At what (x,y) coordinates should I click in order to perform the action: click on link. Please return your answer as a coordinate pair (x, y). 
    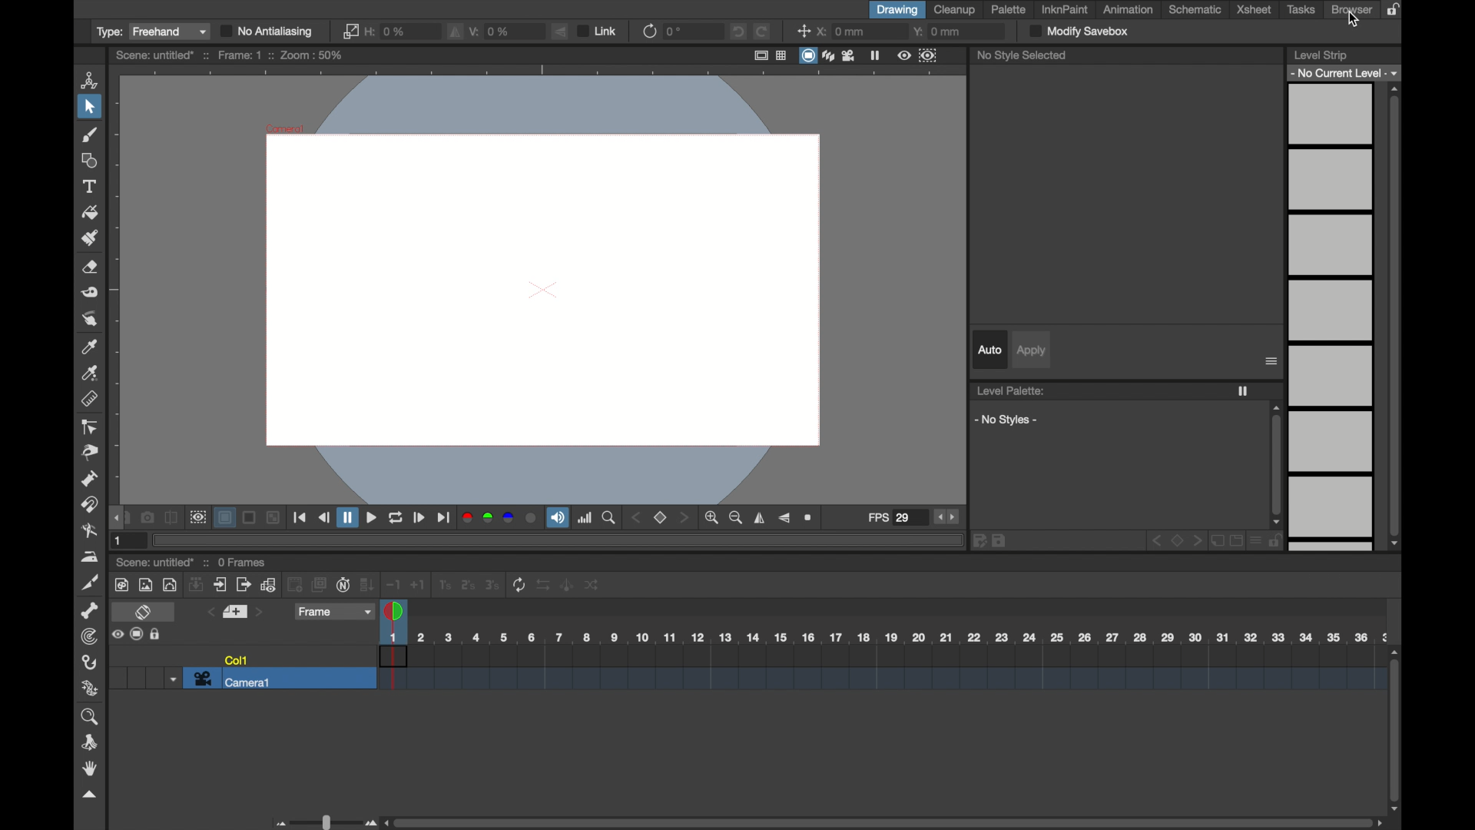
    Looking at the image, I should click on (598, 31).